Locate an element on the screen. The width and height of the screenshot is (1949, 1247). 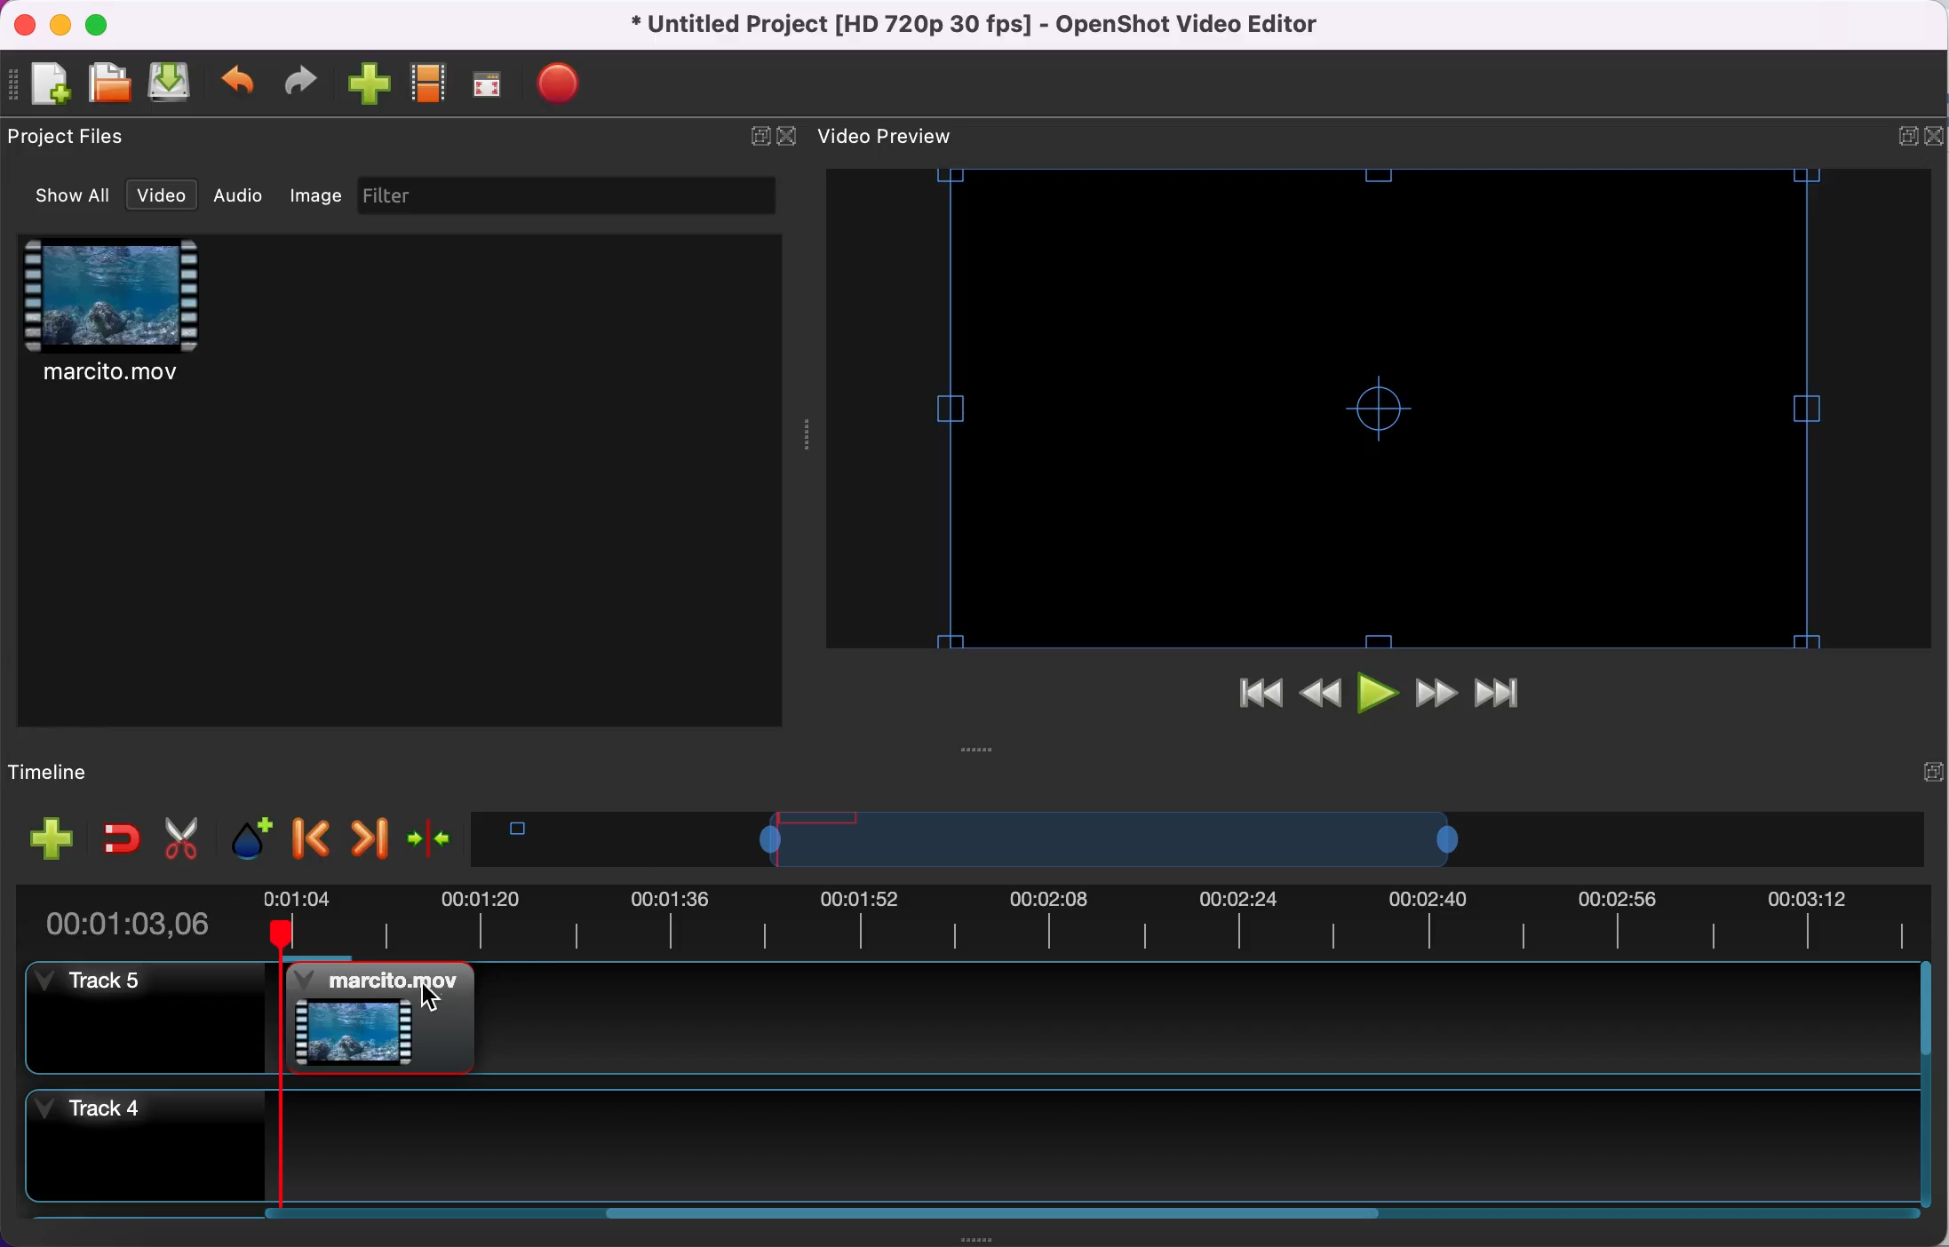
scroll bar is located at coordinates (1025, 1216).